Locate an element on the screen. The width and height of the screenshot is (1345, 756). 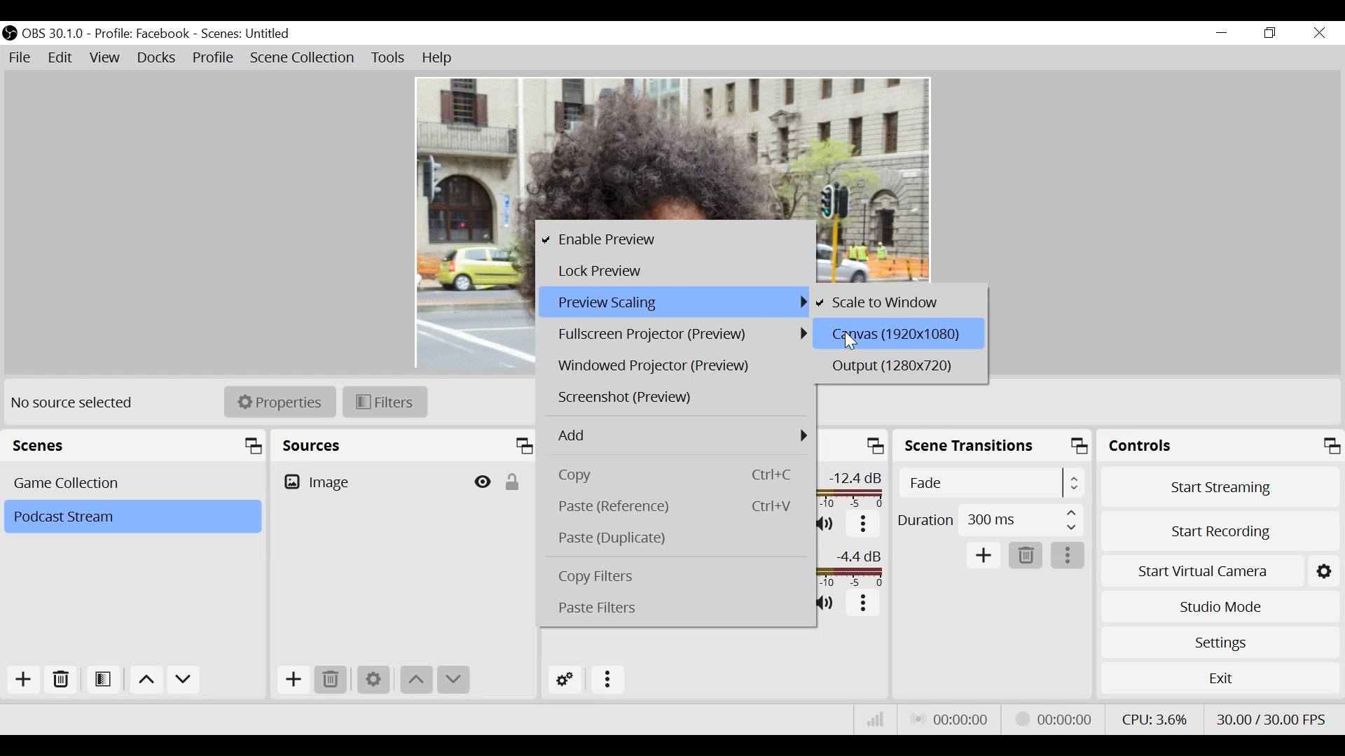
Exit is located at coordinates (1222, 680).